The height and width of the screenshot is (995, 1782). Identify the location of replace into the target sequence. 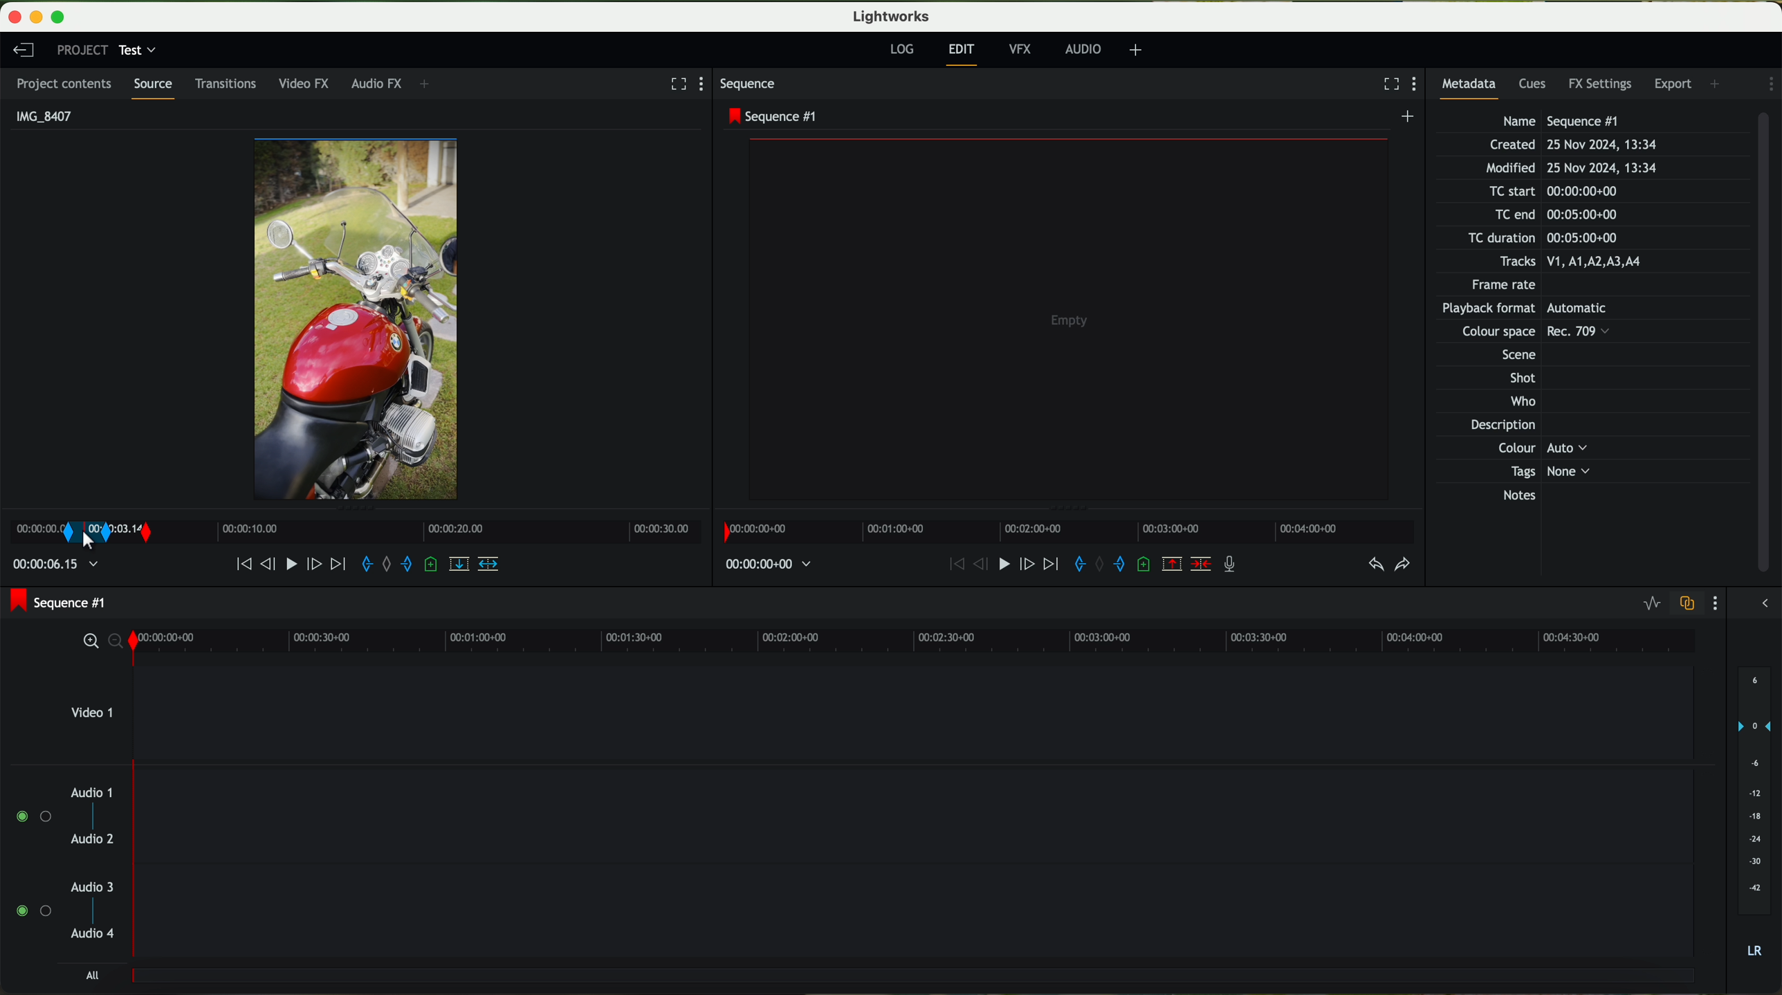
(462, 569).